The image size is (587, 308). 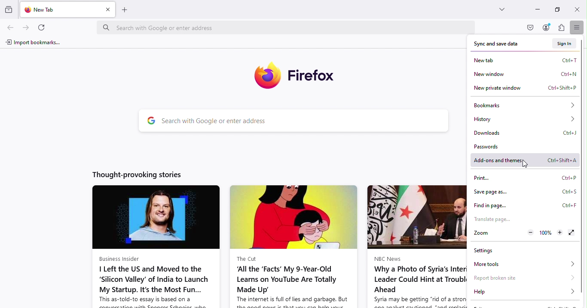 What do you see at coordinates (576, 27) in the screenshot?
I see `Open application menu` at bounding box center [576, 27].